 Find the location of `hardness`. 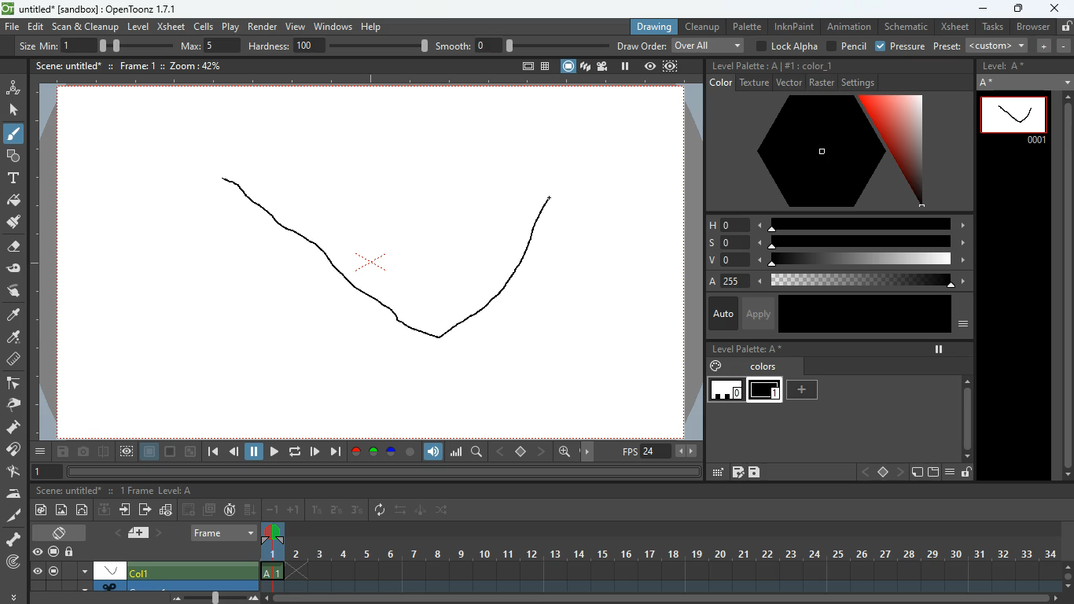

hardness is located at coordinates (338, 46).